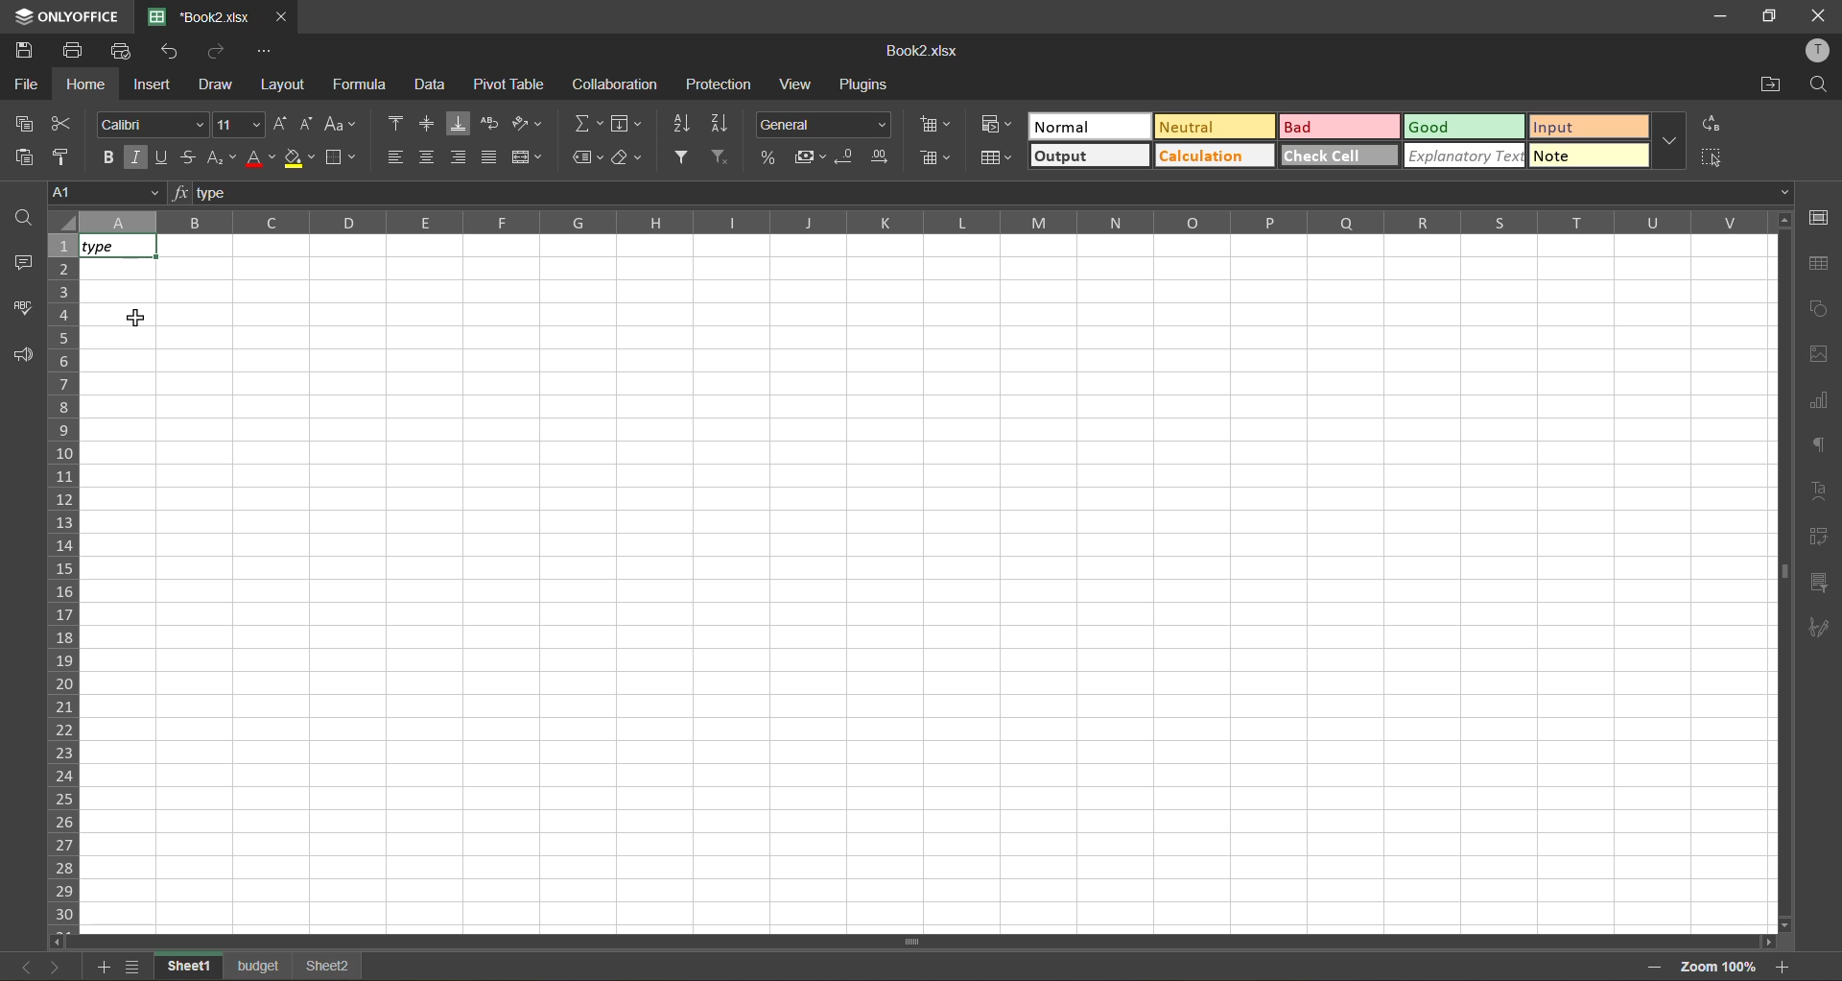 This screenshot has width=1842, height=981. What do you see at coordinates (588, 158) in the screenshot?
I see `named ranges` at bounding box center [588, 158].